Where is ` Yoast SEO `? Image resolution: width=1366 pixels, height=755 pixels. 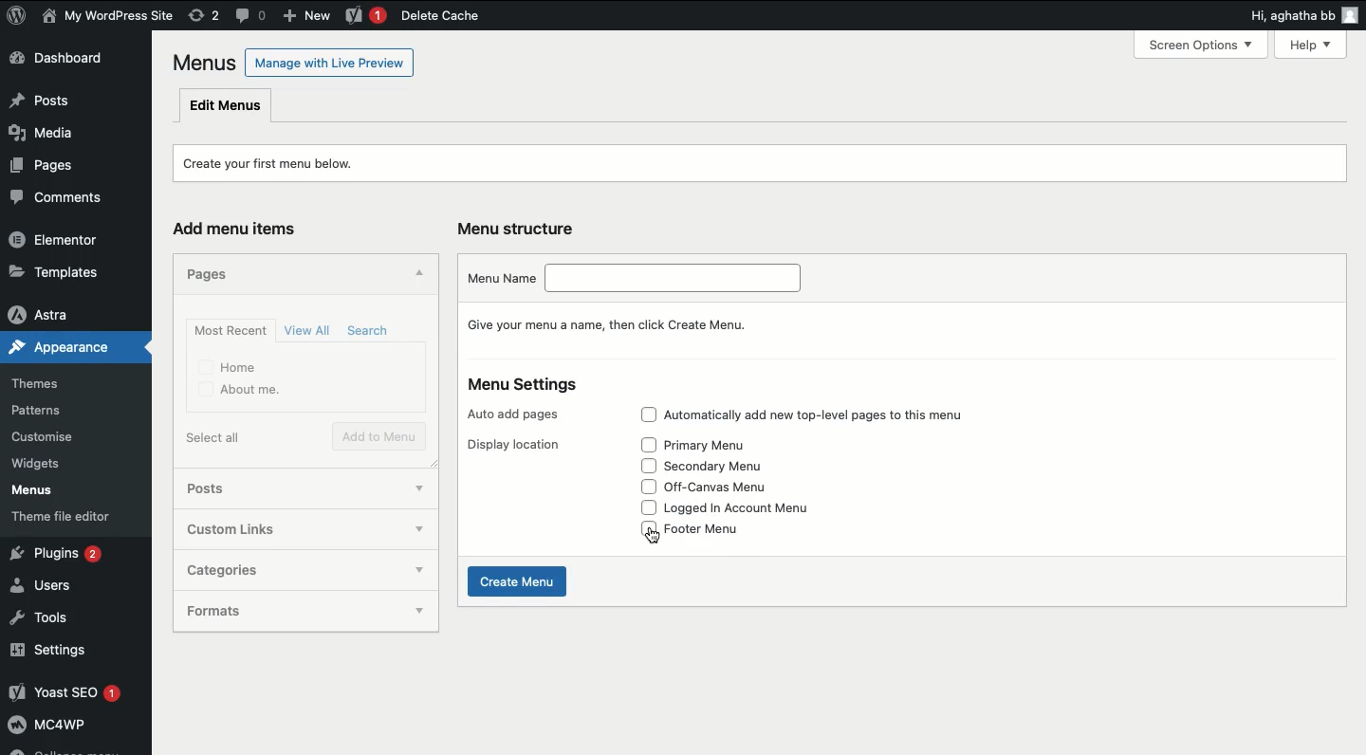
 Yoast SEO  is located at coordinates (74, 693).